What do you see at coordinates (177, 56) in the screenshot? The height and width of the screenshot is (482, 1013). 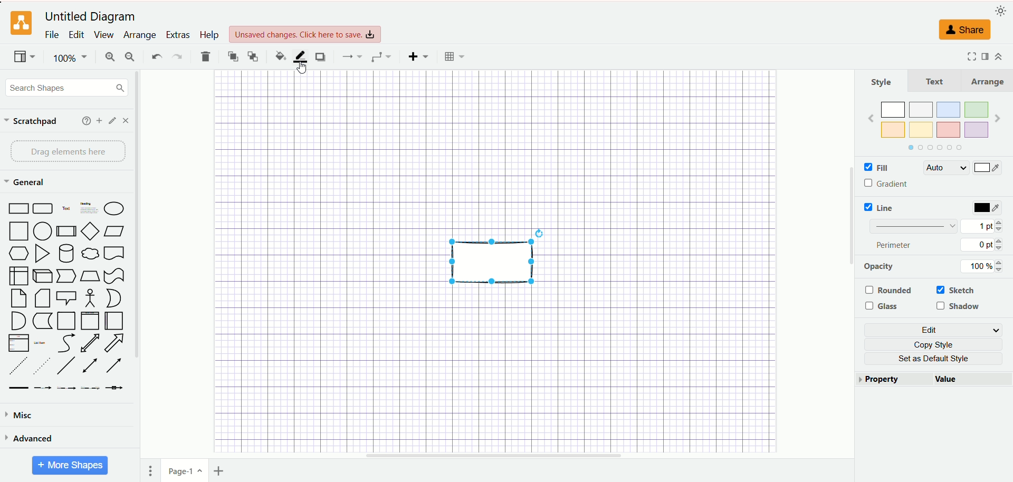 I see `redo` at bounding box center [177, 56].